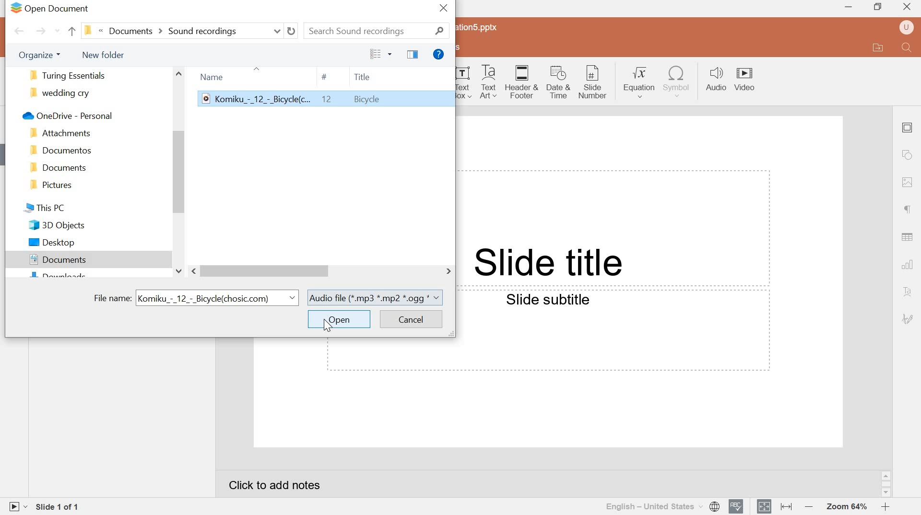 The width and height of the screenshot is (921, 515). I want to click on file format, so click(376, 298).